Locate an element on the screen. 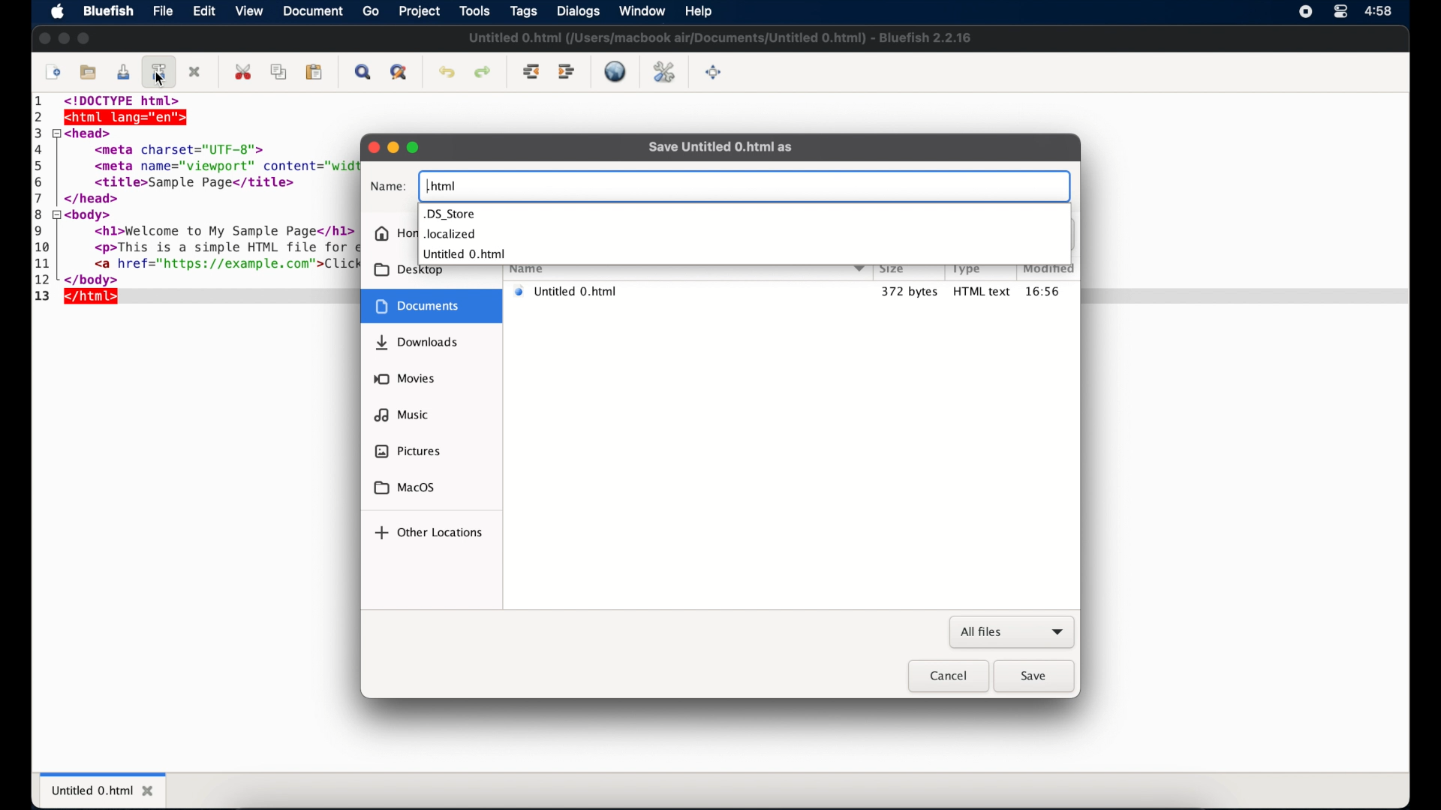  file is located at coordinates (164, 10).